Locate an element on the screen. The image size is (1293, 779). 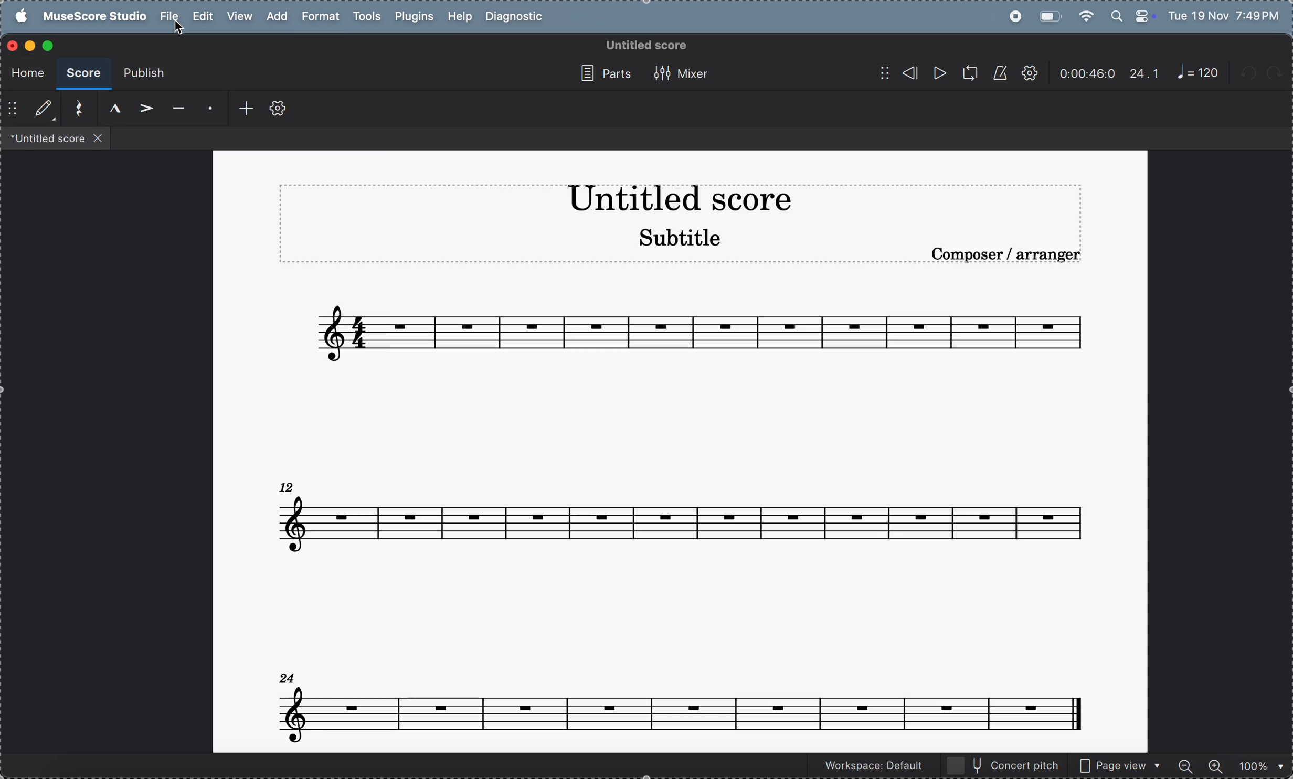
diagnostic is located at coordinates (517, 17).